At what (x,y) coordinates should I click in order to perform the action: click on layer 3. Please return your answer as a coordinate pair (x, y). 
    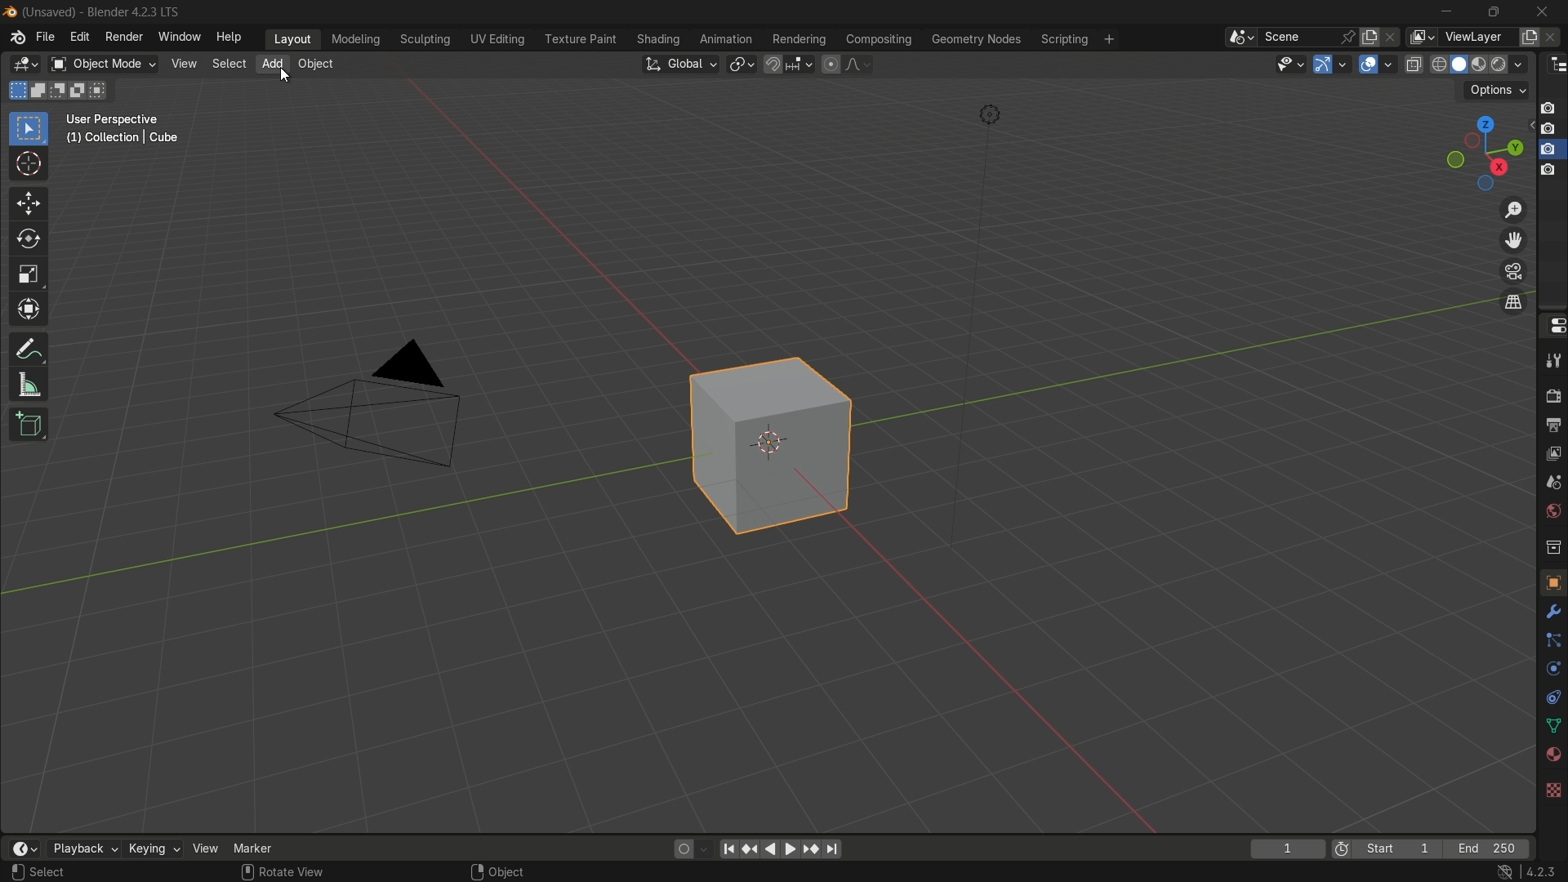
    Looking at the image, I should click on (1548, 149).